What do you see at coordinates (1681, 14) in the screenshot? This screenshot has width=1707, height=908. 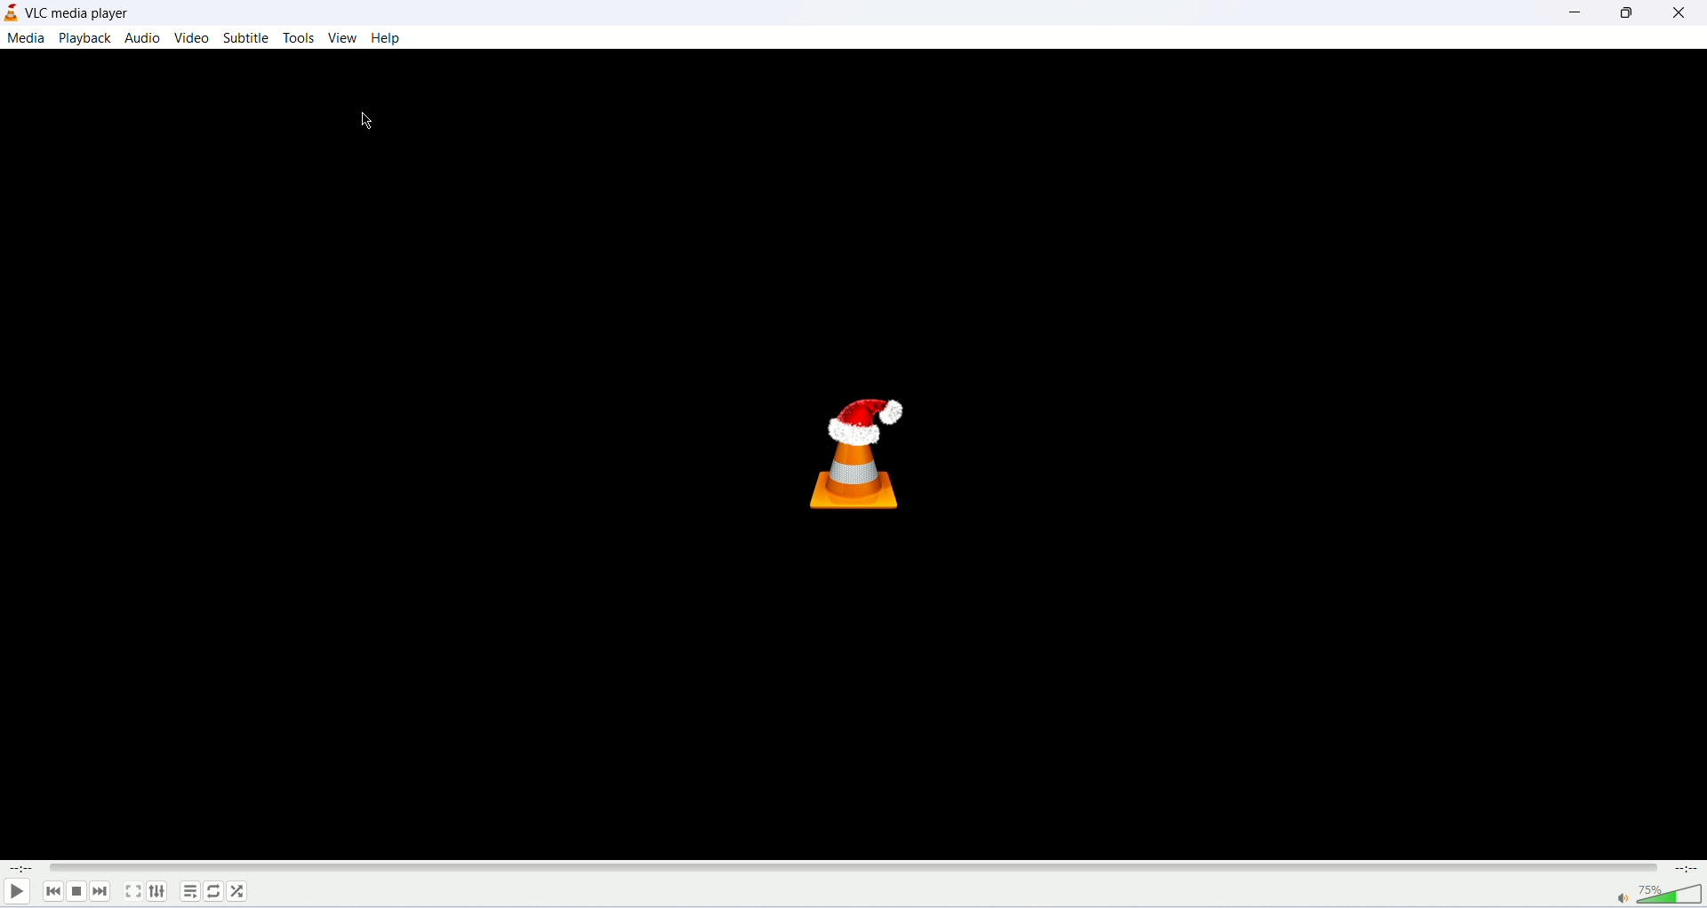 I see `close` at bounding box center [1681, 14].